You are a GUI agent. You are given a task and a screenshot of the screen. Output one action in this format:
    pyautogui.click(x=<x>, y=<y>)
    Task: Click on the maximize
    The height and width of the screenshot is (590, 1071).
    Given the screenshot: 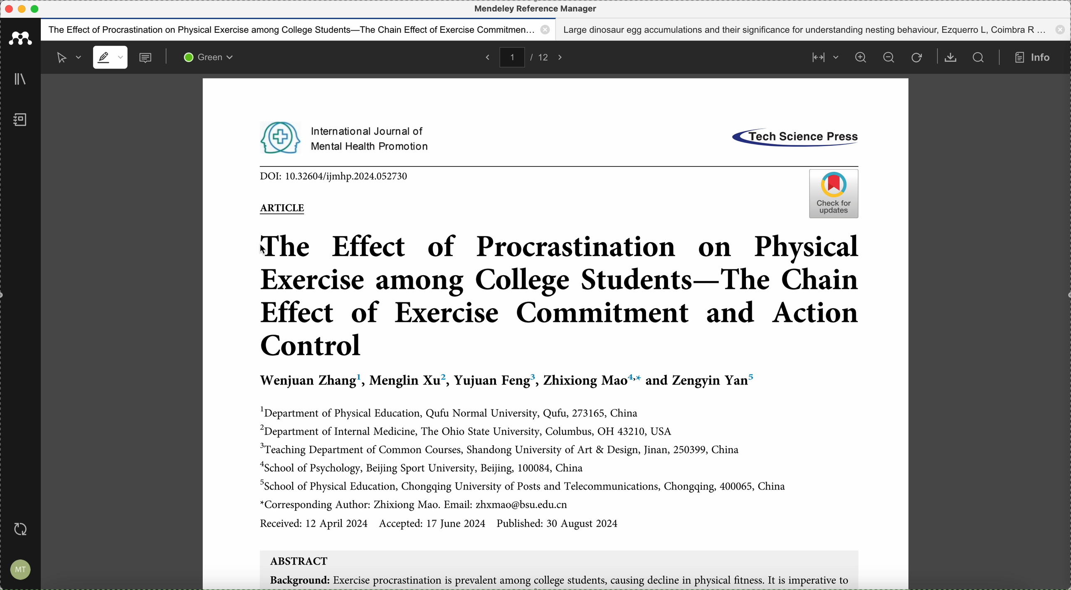 What is the action you would take?
    pyautogui.click(x=36, y=9)
    